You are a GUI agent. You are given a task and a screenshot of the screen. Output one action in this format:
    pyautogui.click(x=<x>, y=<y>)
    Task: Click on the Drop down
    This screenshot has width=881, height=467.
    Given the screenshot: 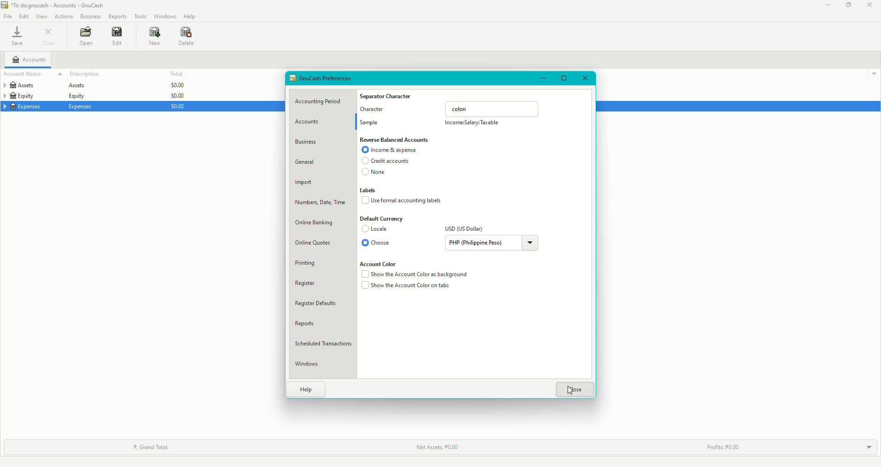 What is the action you would take?
    pyautogui.click(x=867, y=447)
    